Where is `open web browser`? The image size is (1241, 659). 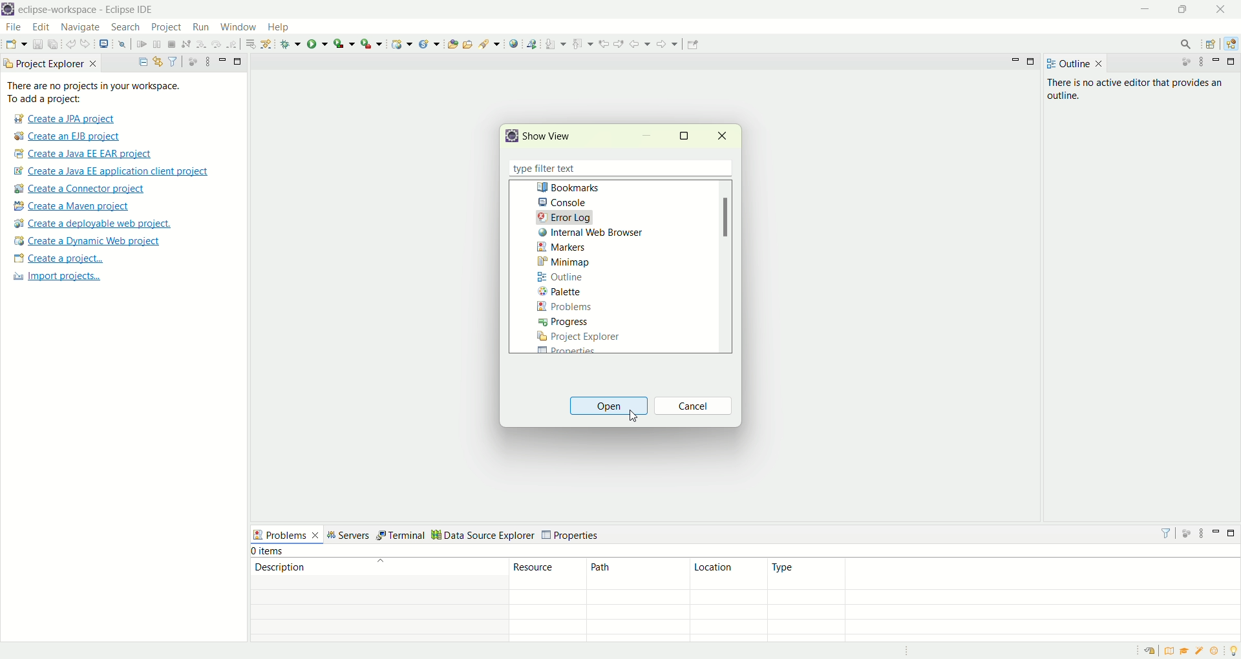 open web browser is located at coordinates (514, 44).